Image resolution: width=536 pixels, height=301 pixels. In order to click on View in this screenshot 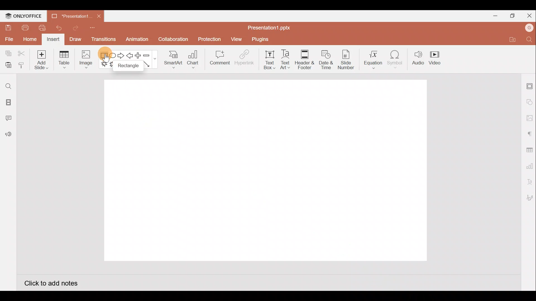, I will do `click(237, 38)`.